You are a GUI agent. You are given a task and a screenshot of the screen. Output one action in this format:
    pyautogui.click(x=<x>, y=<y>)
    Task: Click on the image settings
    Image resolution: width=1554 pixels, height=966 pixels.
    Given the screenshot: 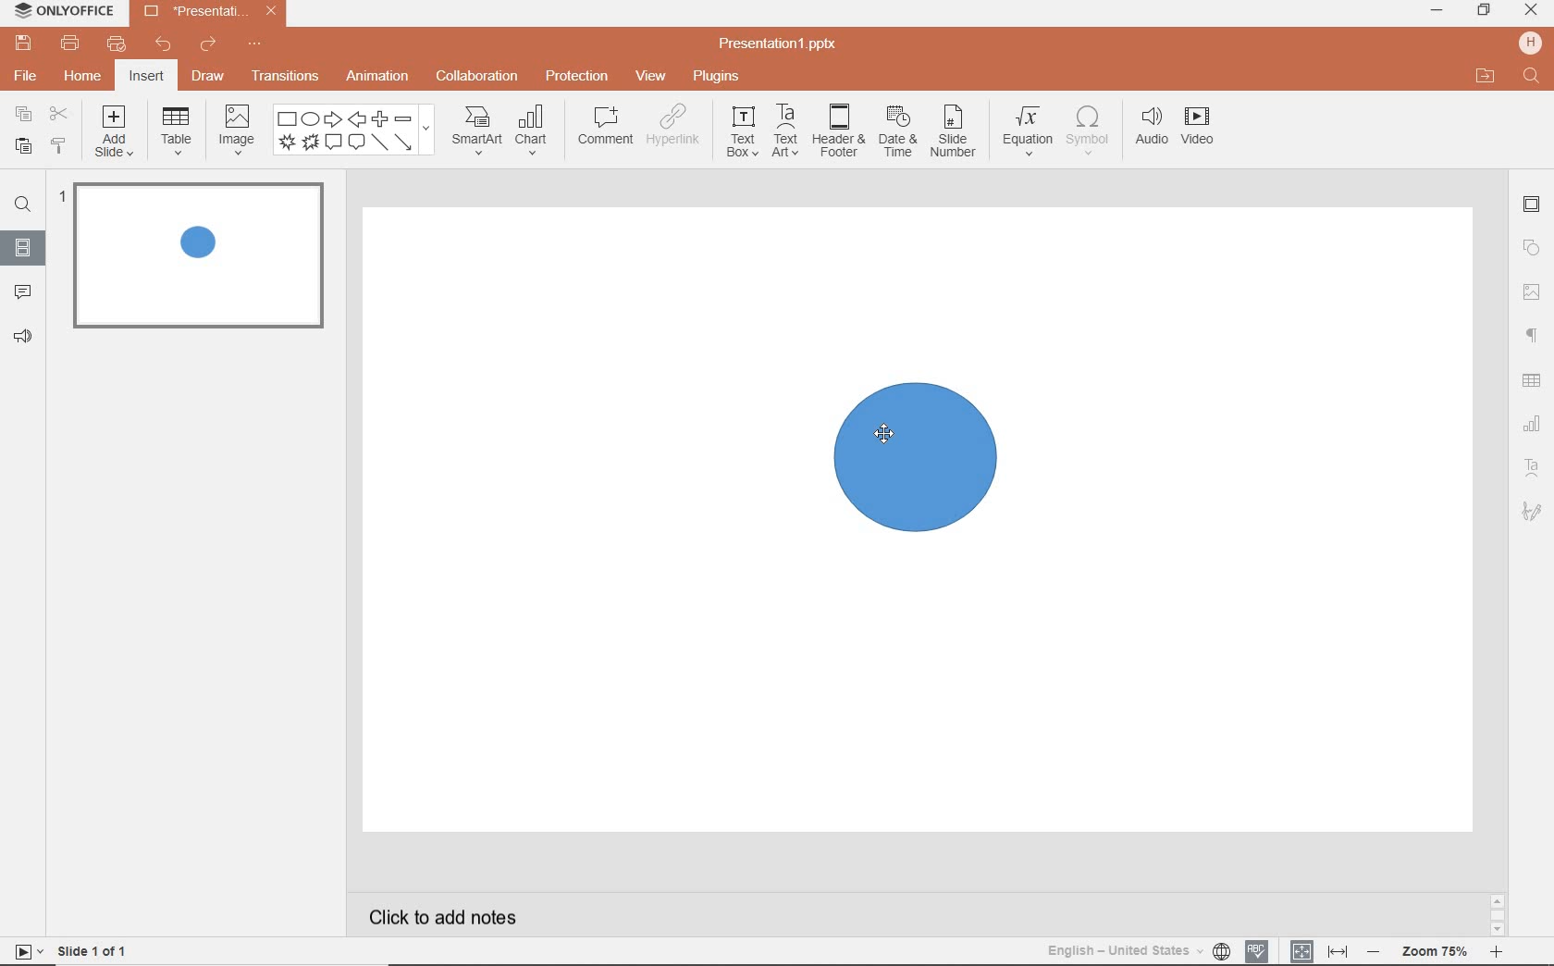 What is the action you would take?
    pyautogui.click(x=1535, y=291)
    